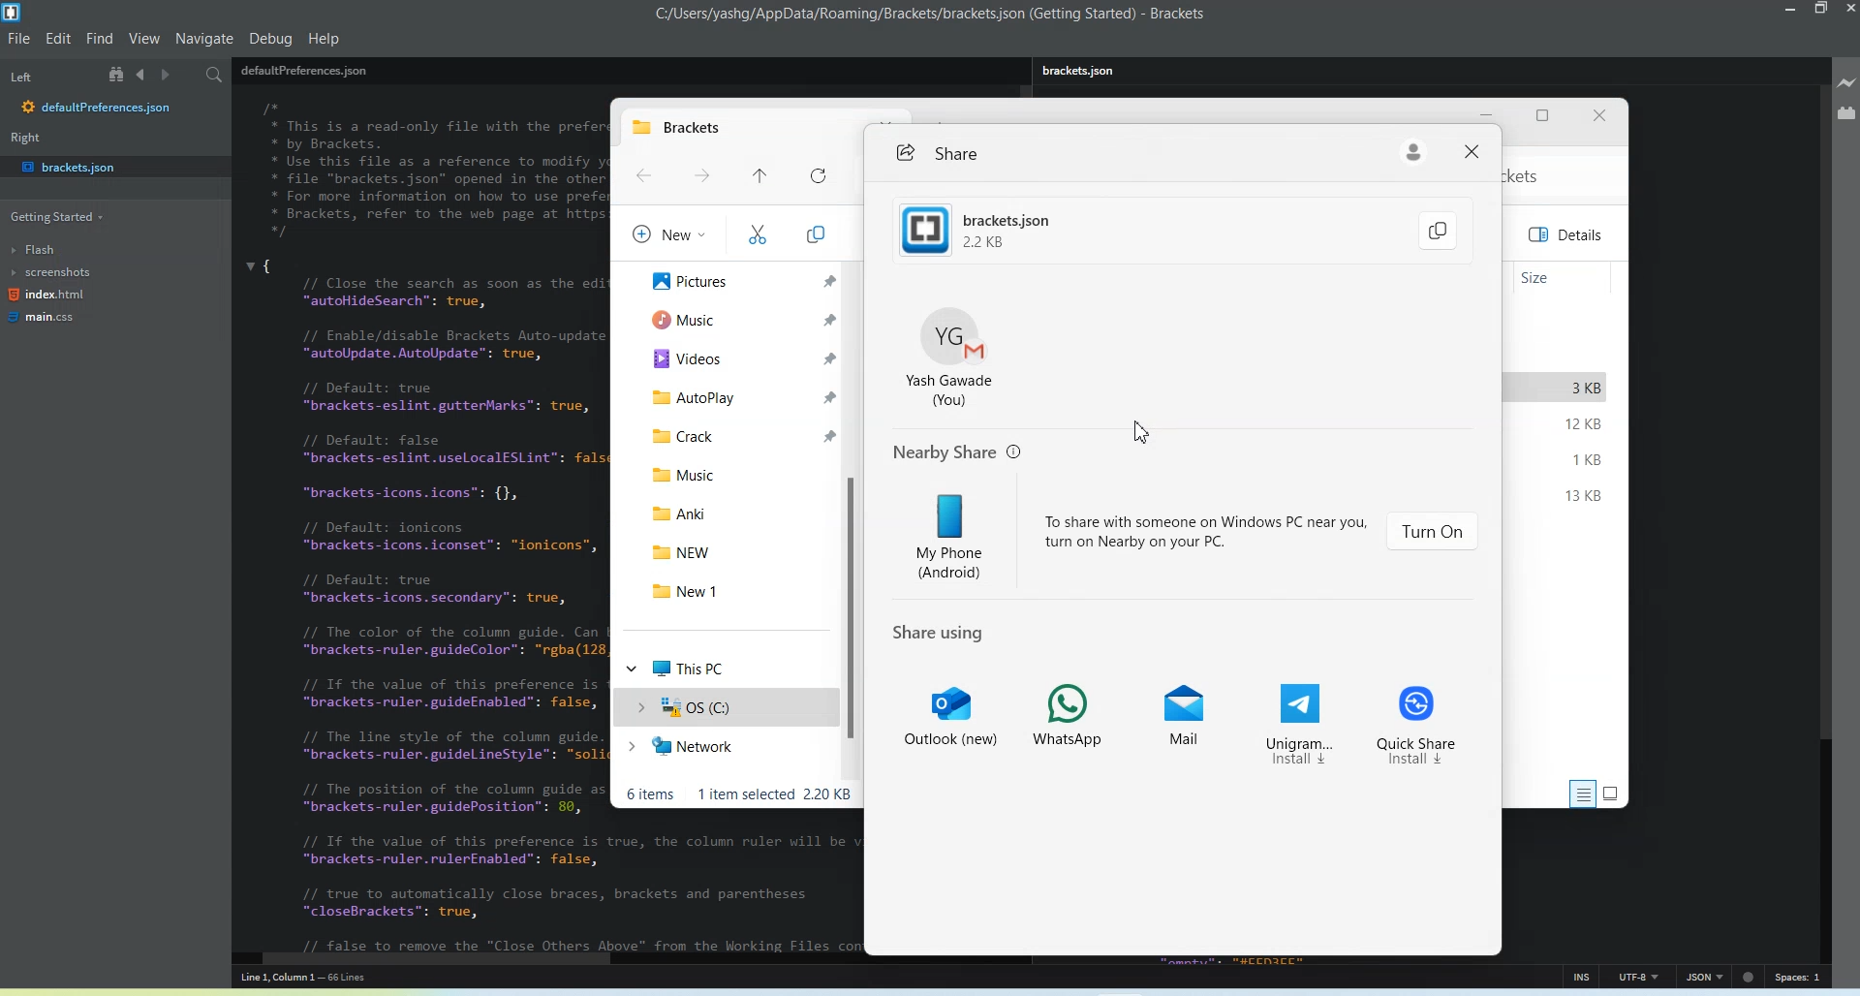 Image resolution: width=1860 pixels, height=996 pixels. I want to click on Left, so click(21, 77).